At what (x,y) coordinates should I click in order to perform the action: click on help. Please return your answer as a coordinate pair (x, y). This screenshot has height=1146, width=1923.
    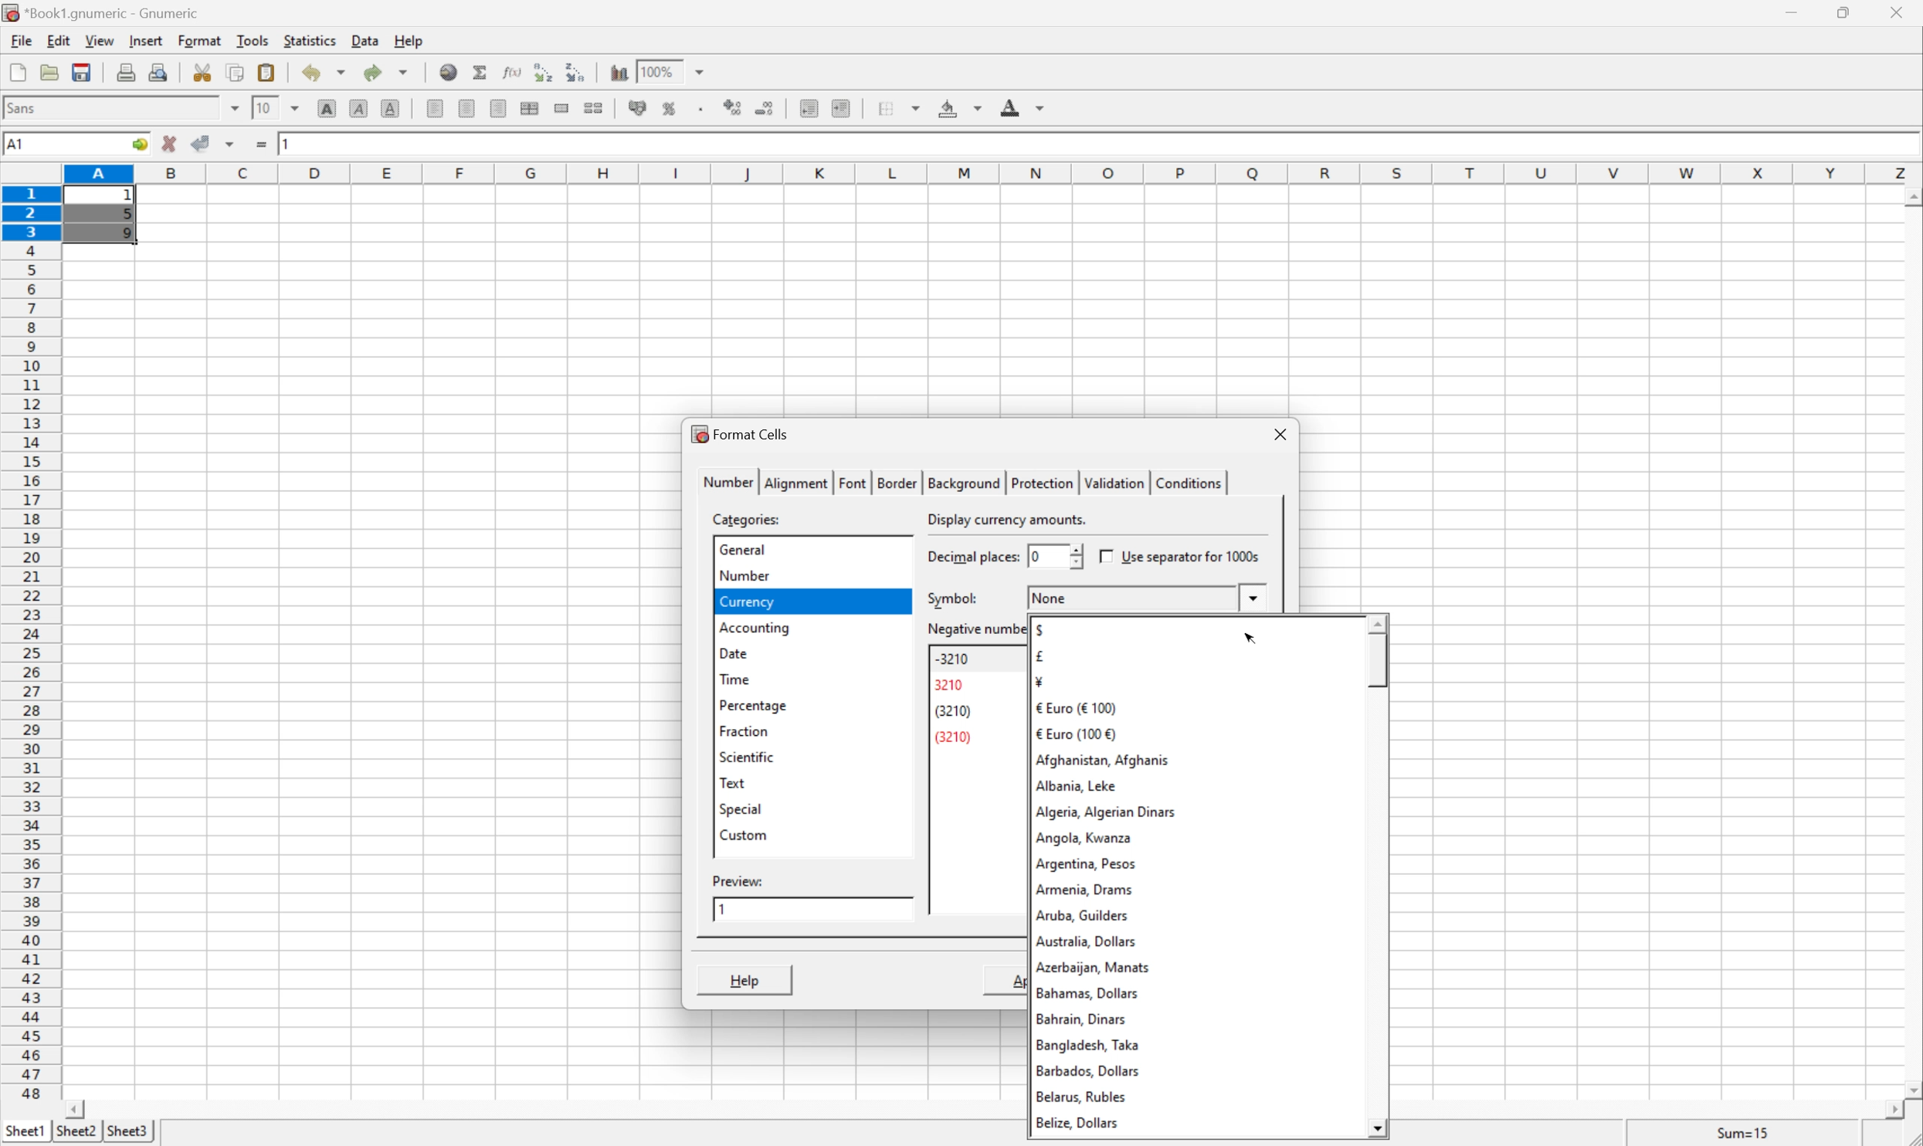
    Looking at the image, I should click on (410, 40).